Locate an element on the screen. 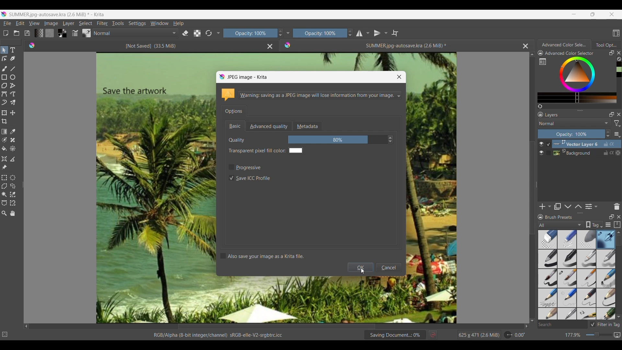 The height and width of the screenshot is (350, 622). Transform a layer or selection is located at coordinates (4, 113).